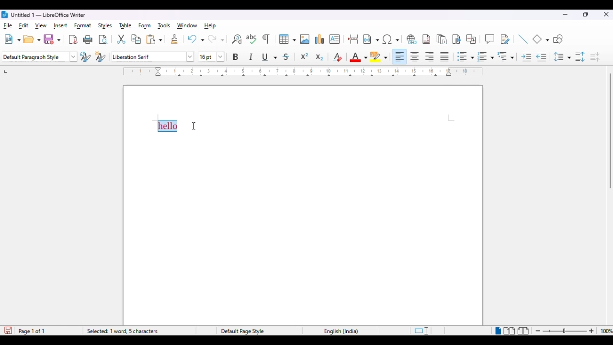  What do you see at coordinates (105, 26) in the screenshot?
I see `styles` at bounding box center [105, 26].